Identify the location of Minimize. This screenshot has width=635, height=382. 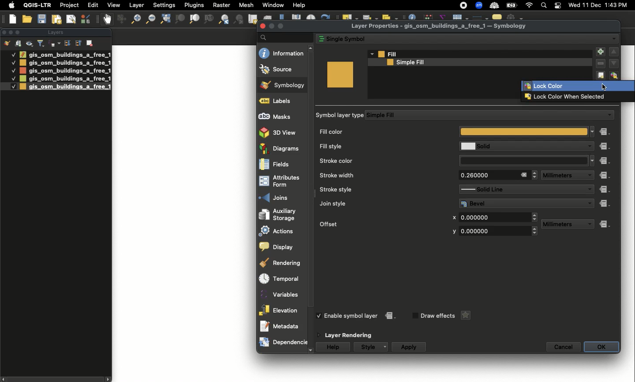
(271, 26).